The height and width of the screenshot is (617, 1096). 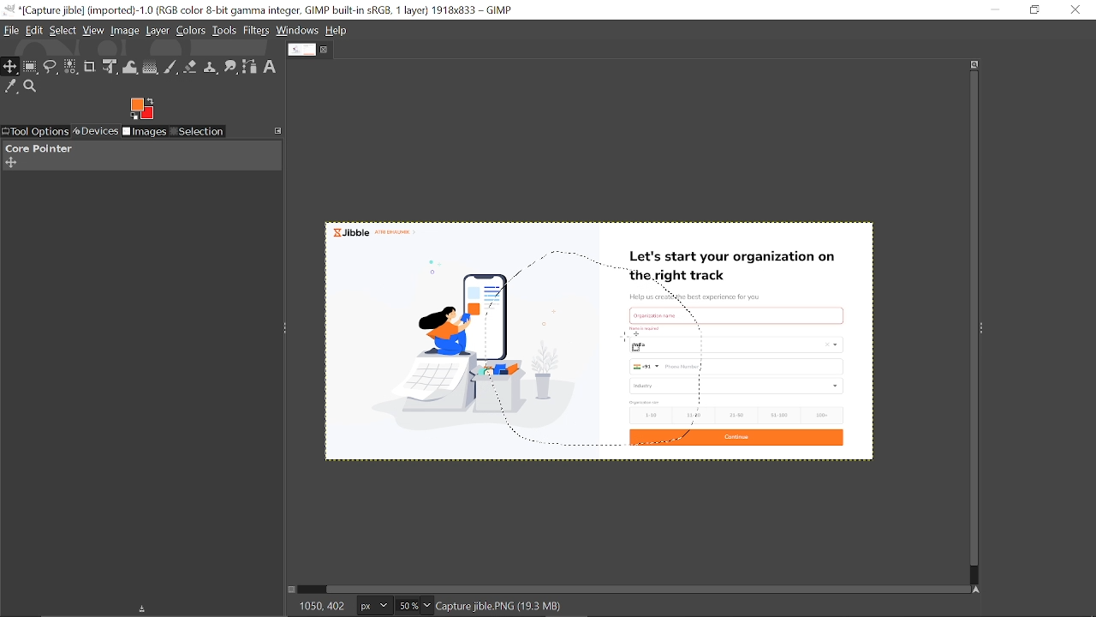 What do you see at coordinates (470, 350) in the screenshot?
I see `Selected part of the image ` at bounding box center [470, 350].